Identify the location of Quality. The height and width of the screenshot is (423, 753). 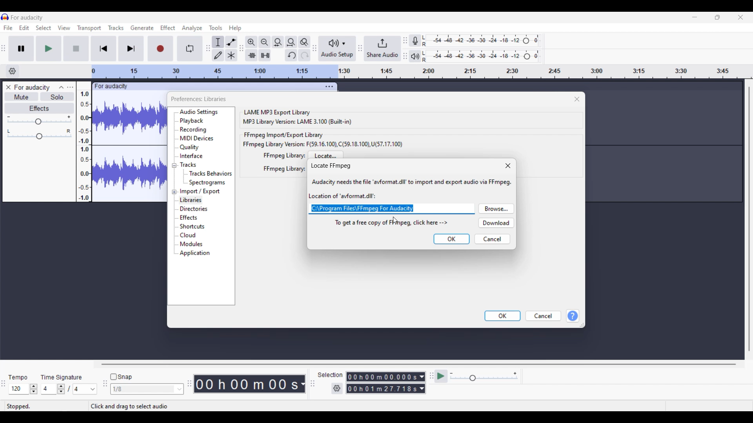
(191, 147).